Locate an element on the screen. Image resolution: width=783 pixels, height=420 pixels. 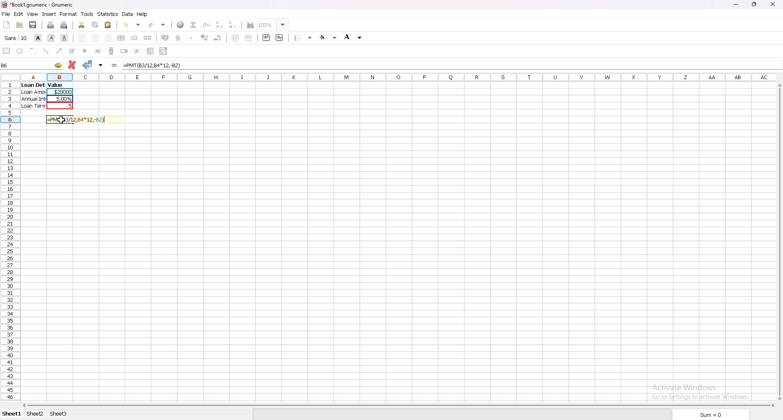
undo is located at coordinates (132, 25).